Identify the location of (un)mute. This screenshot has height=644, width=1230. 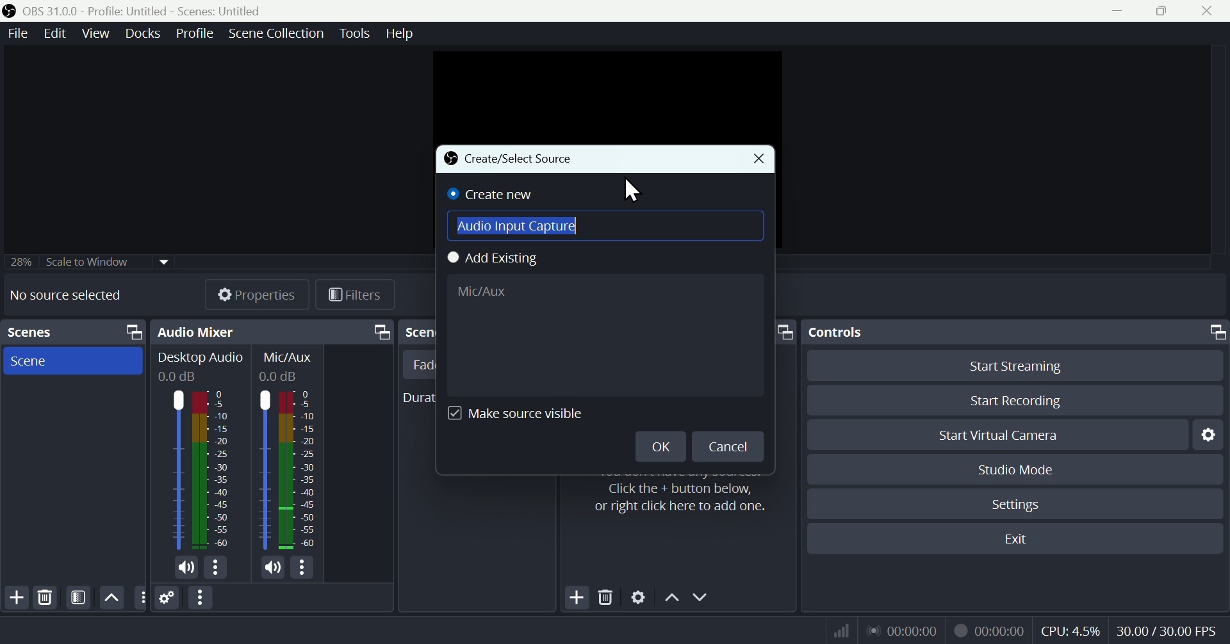
(273, 568).